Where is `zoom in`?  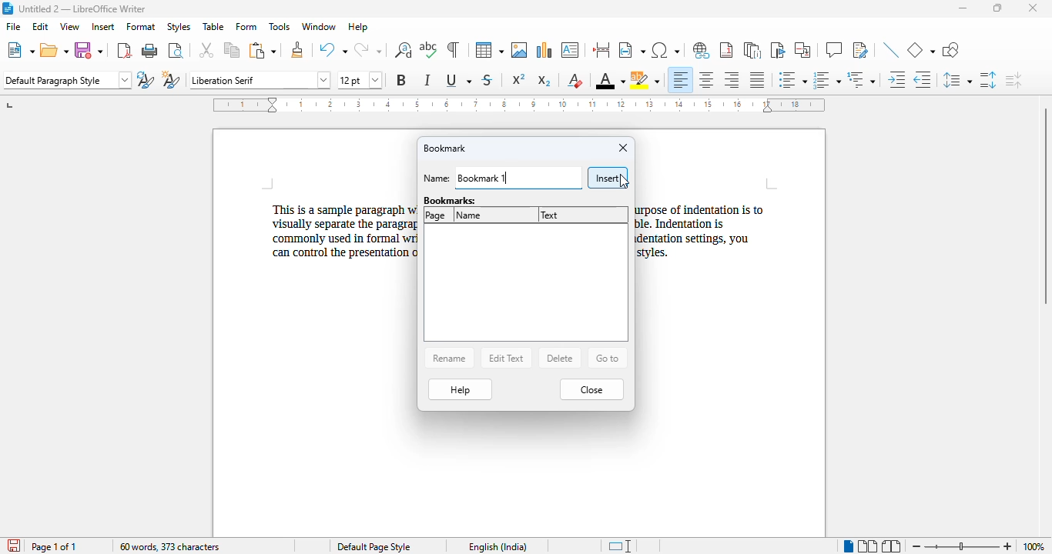 zoom in is located at coordinates (1008, 547).